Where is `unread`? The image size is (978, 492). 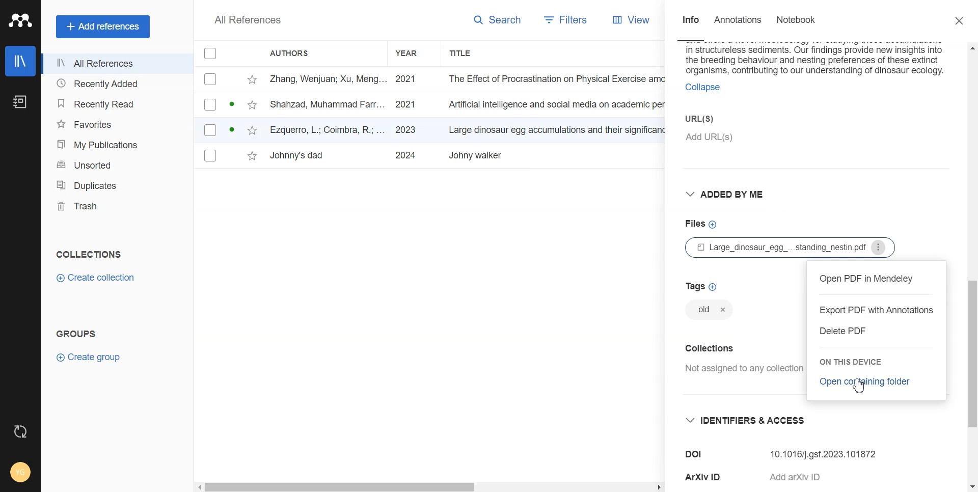
unread is located at coordinates (231, 104).